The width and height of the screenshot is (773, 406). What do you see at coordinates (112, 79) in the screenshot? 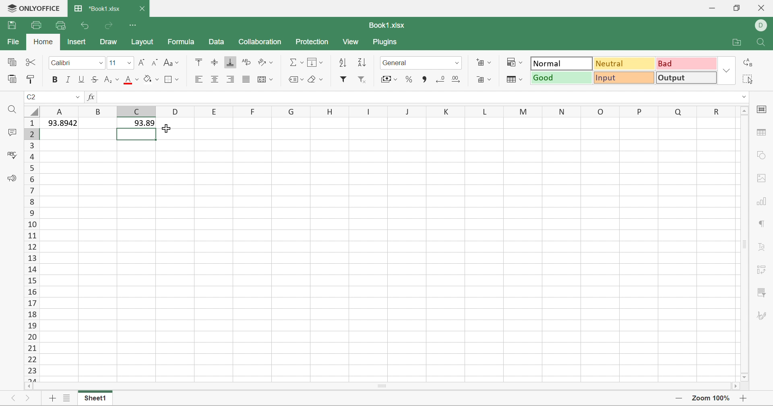
I see `Superscript / subscript` at bounding box center [112, 79].